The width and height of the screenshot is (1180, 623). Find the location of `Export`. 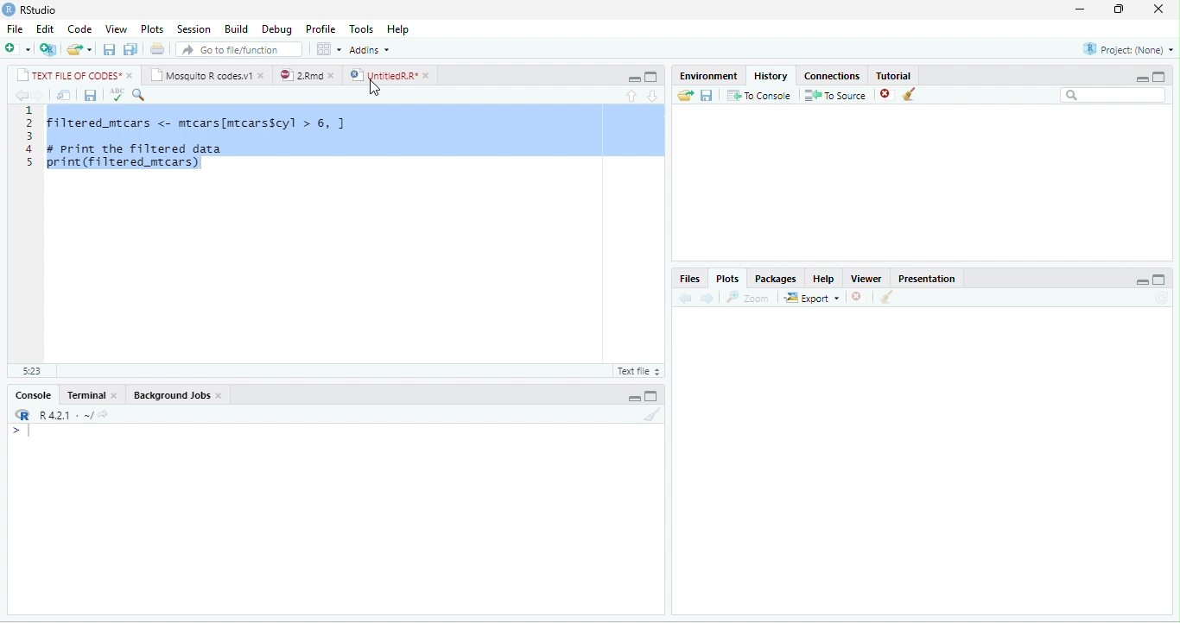

Export is located at coordinates (811, 298).